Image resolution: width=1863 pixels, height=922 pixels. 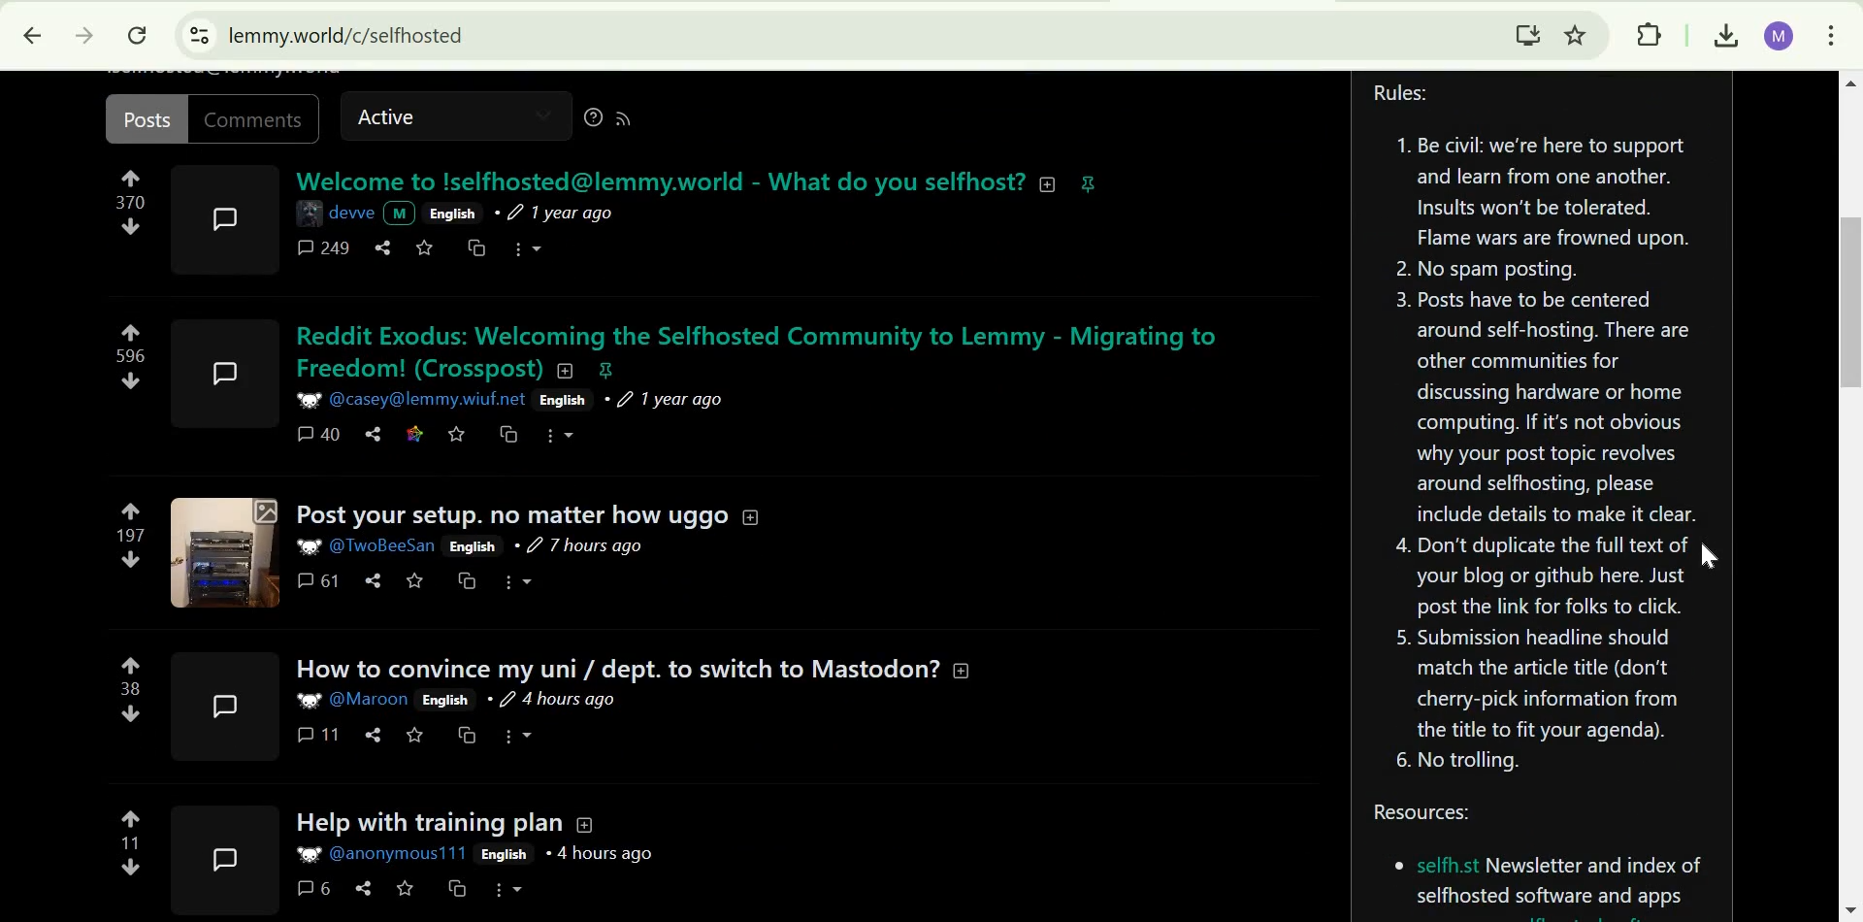 What do you see at coordinates (132, 688) in the screenshot?
I see `38 points` at bounding box center [132, 688].